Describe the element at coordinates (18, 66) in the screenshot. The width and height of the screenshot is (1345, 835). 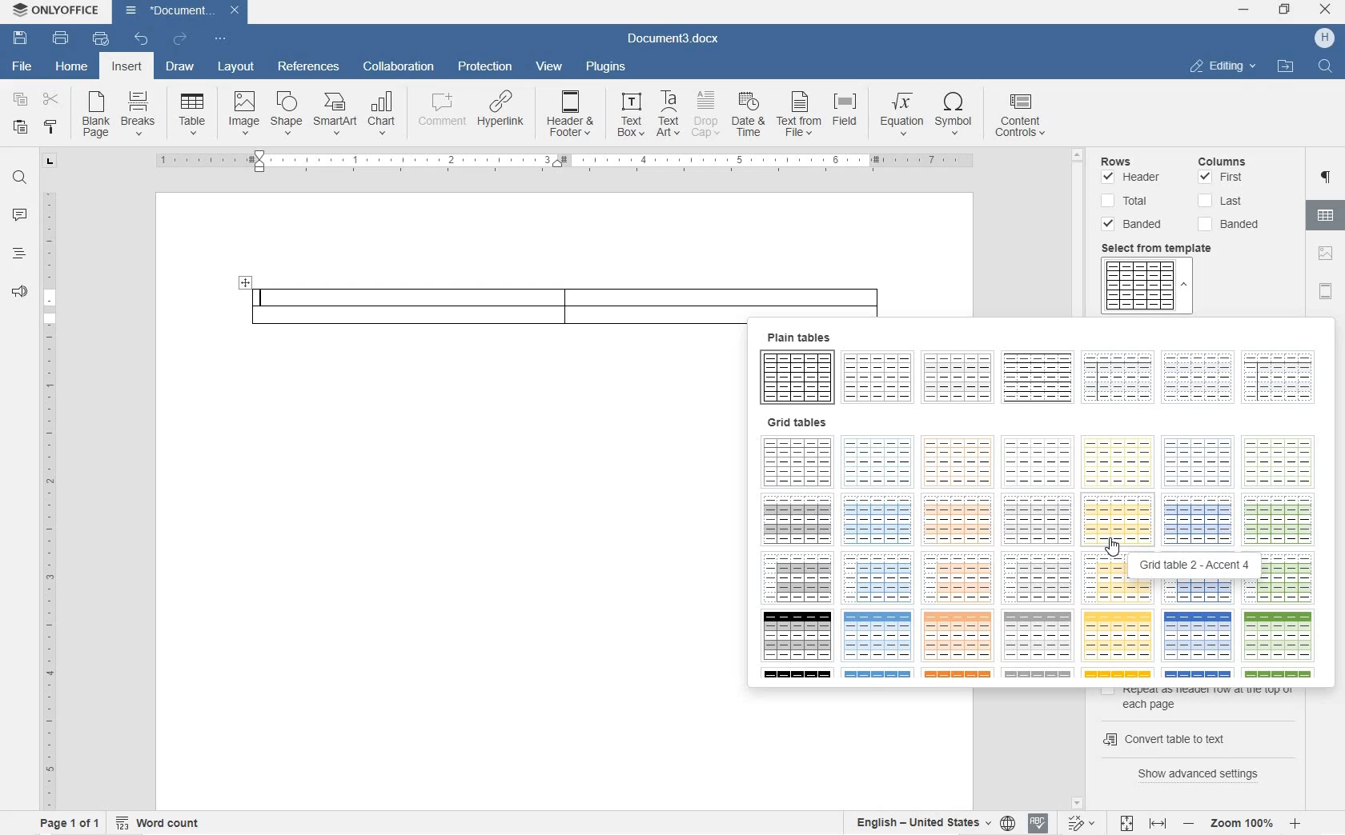
I see `FILE` at that location.